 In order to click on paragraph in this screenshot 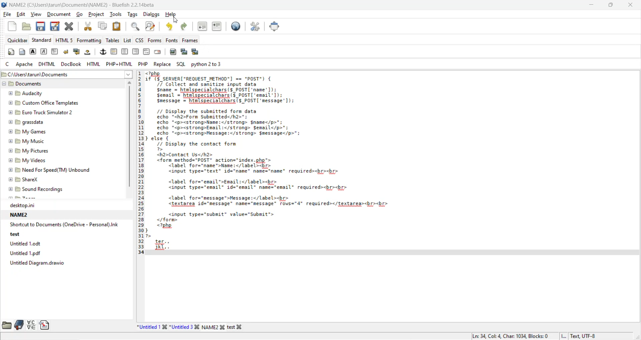, I will do `click(55, 51)`.